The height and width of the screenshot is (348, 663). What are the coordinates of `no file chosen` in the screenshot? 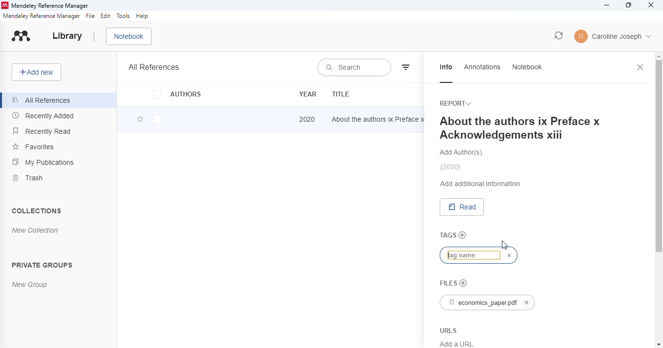 It's located at (463, 283).